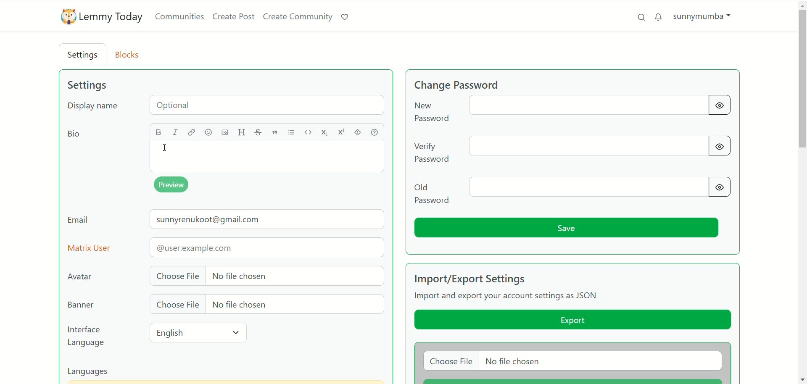 This screenshot has height=384, width=807. I want to click on subscript, so click(325, 133).